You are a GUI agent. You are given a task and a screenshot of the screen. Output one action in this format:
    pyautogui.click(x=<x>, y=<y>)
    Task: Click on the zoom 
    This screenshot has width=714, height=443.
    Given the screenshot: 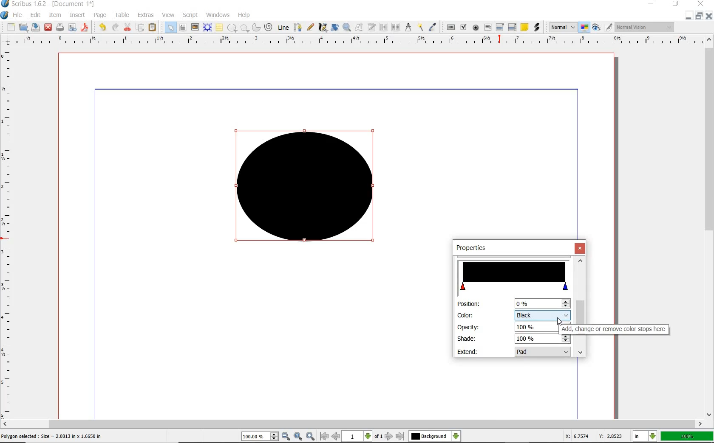 What is the action you would take?
    pyautogui.click(x=261, y=437)
    